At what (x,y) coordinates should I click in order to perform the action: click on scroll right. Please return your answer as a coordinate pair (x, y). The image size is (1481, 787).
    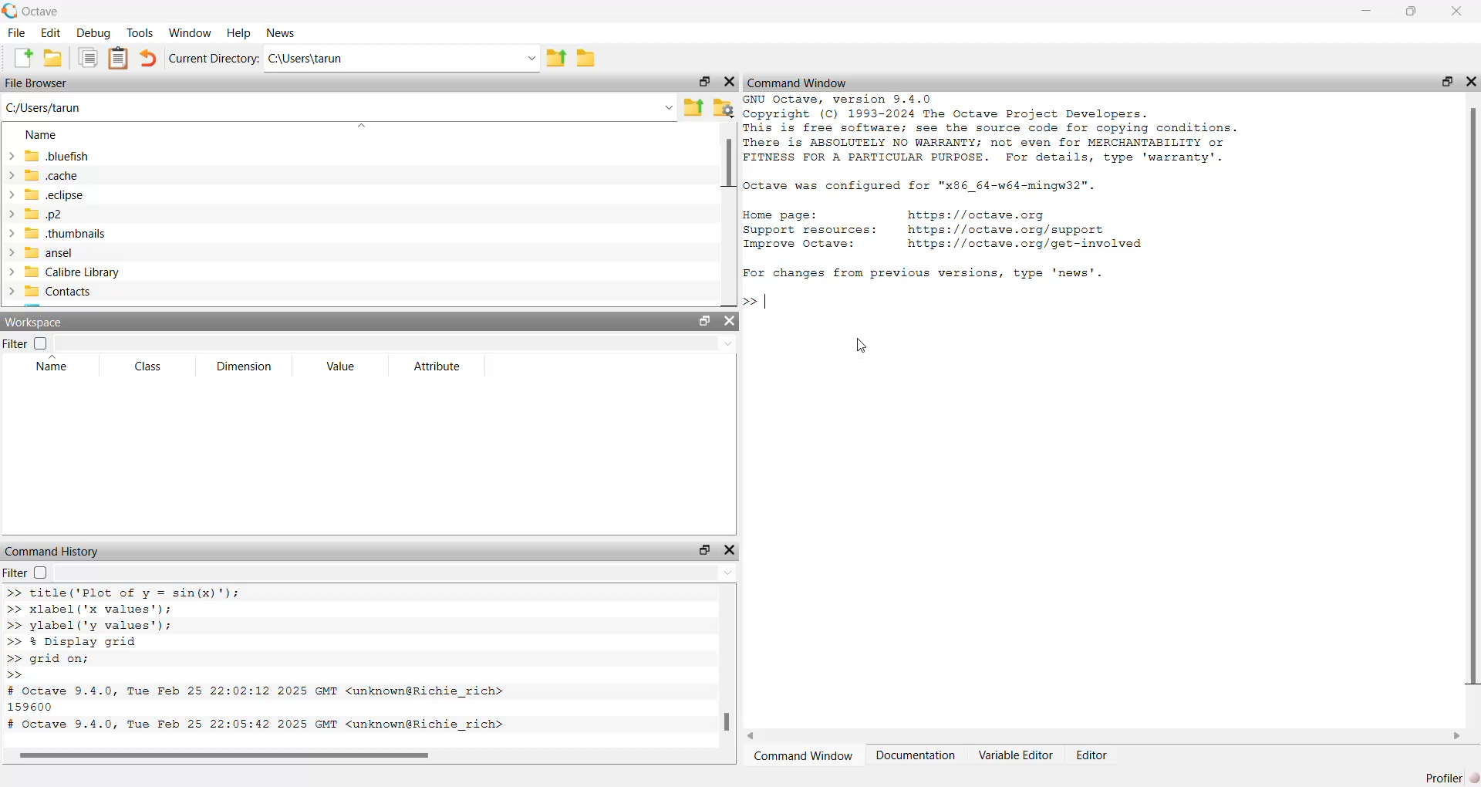
    Looking at the image, I should click on (1456, 736).